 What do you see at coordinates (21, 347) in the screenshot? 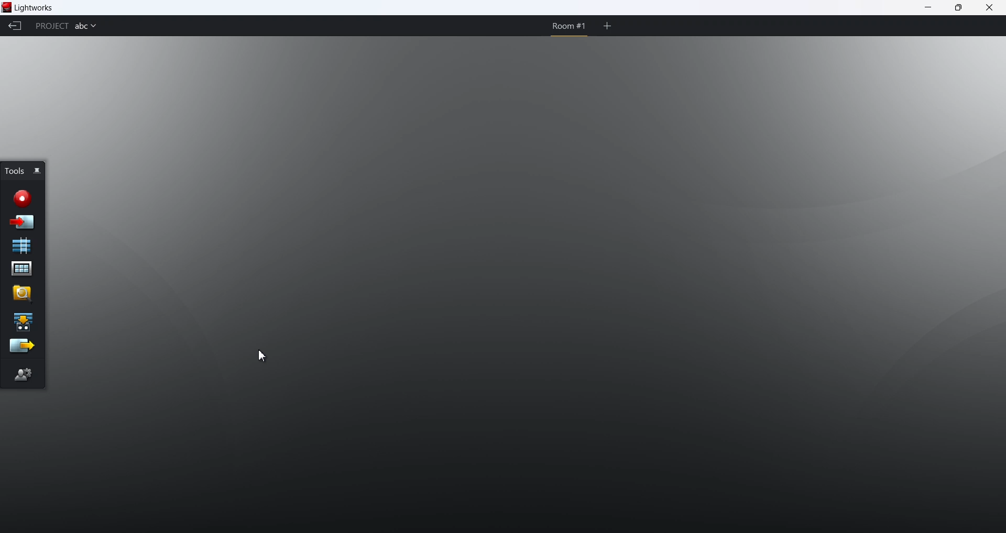
I see `export sequence` at bounding box center [21, 347].